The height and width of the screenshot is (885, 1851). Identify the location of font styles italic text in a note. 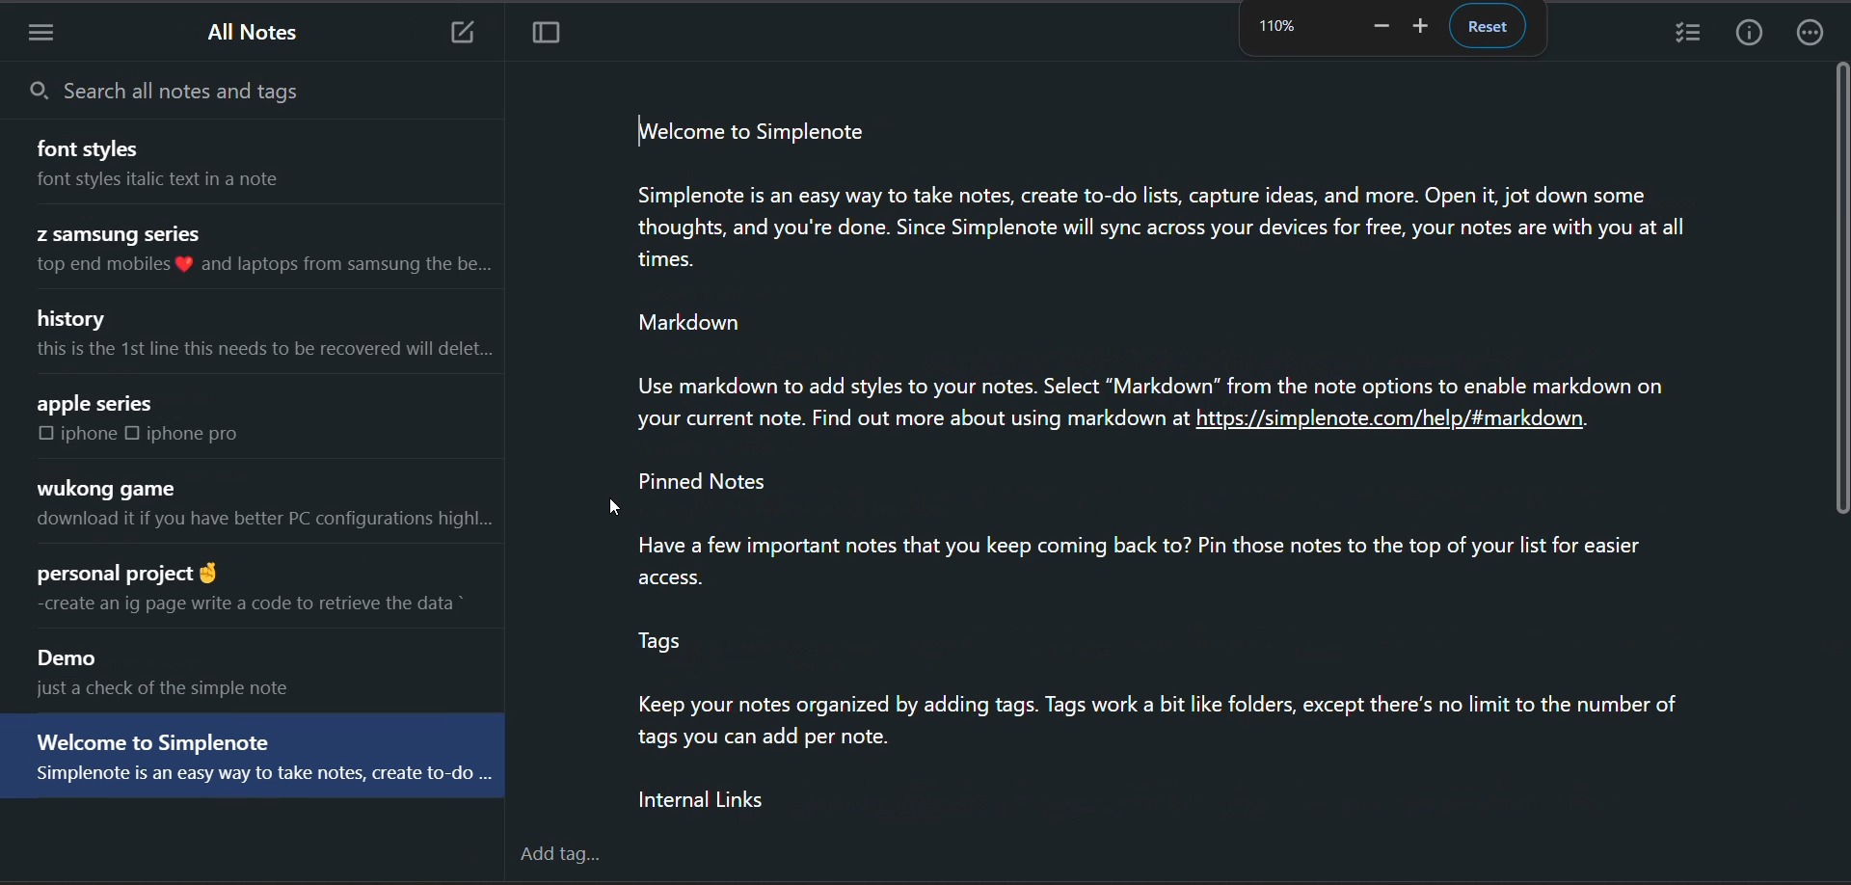
(183, 185).